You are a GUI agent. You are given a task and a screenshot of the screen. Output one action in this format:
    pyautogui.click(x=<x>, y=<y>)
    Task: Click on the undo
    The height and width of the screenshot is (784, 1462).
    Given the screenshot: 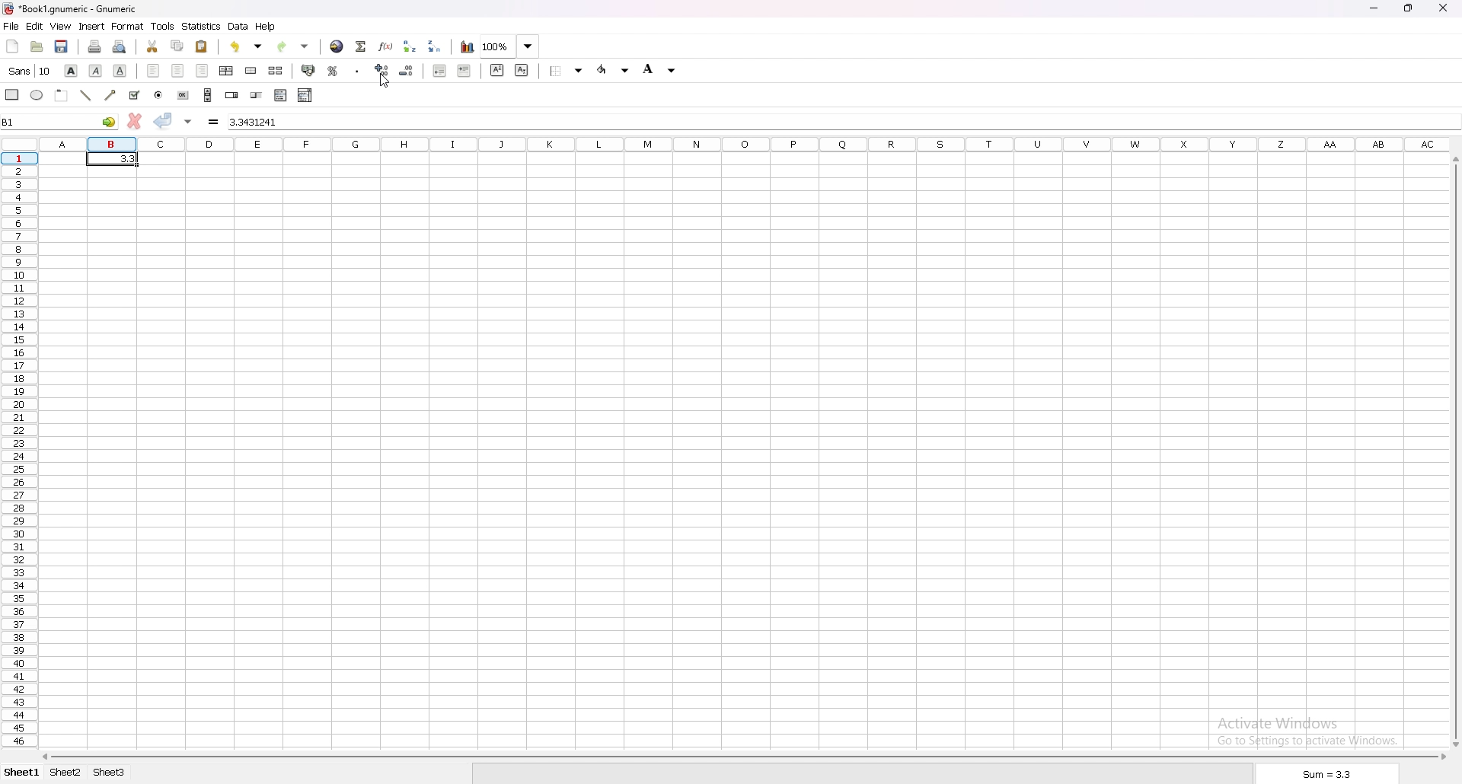 What is the action you would take?
    pyautogui.click(x=247, y=46)
    